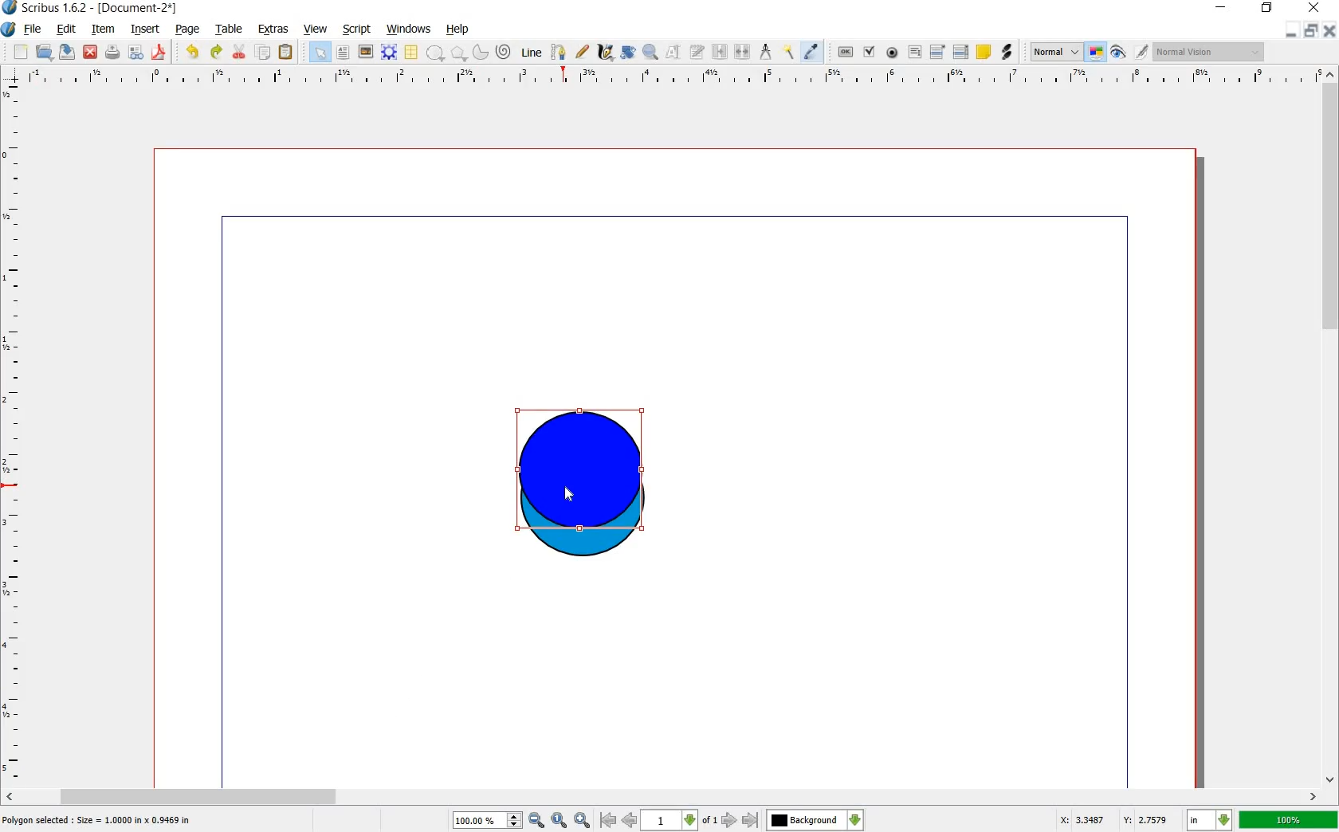 The height and width of the screenshot is (832, 1339). I want to click on preflight verifier, so click(136, 53).